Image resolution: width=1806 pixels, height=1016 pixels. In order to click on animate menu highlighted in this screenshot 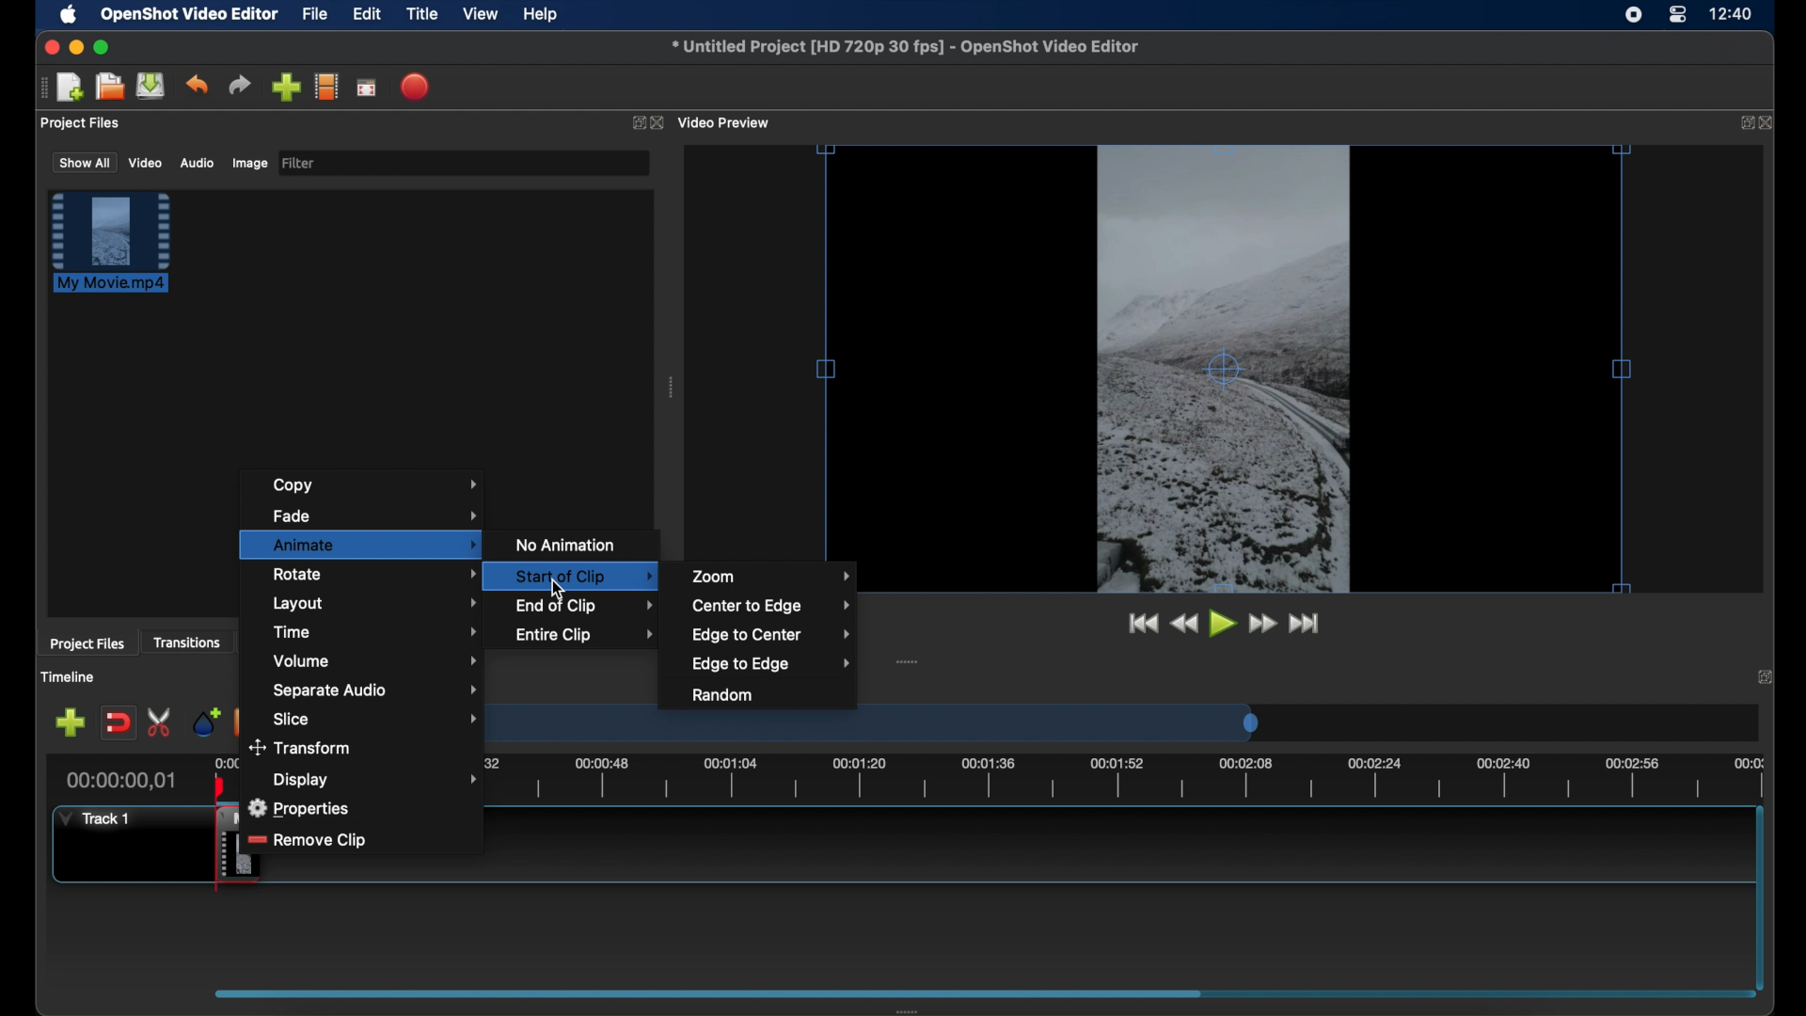, I will do `click(359, 544)`.